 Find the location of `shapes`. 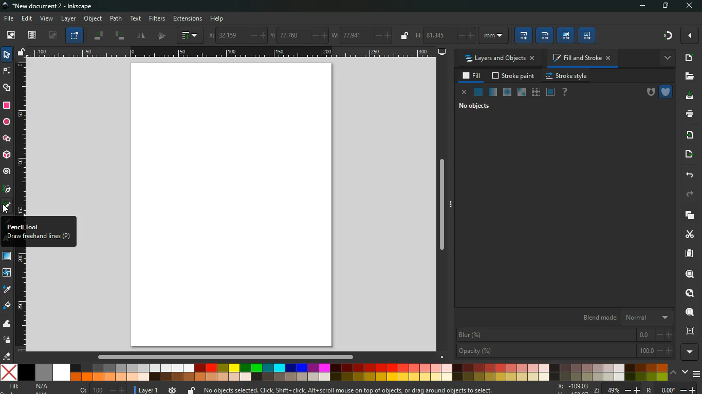

shapes is located at coordinates (8, 89).